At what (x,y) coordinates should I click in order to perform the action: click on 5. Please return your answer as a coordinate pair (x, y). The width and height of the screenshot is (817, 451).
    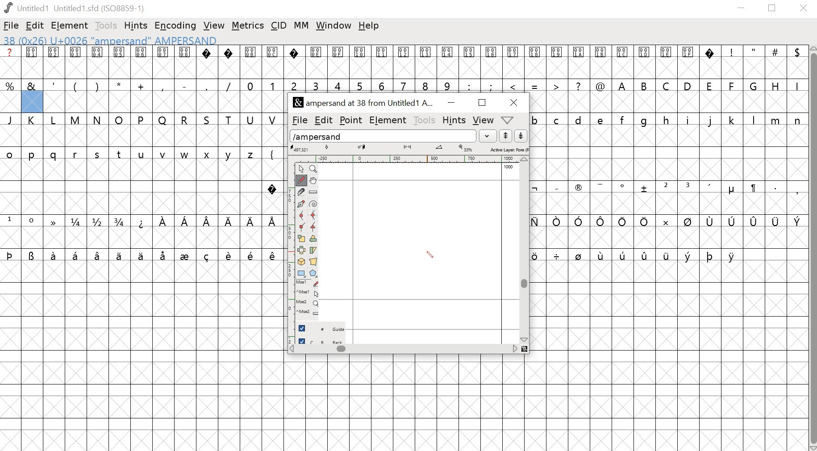
    Looking at the image, I should click on (360, 86).